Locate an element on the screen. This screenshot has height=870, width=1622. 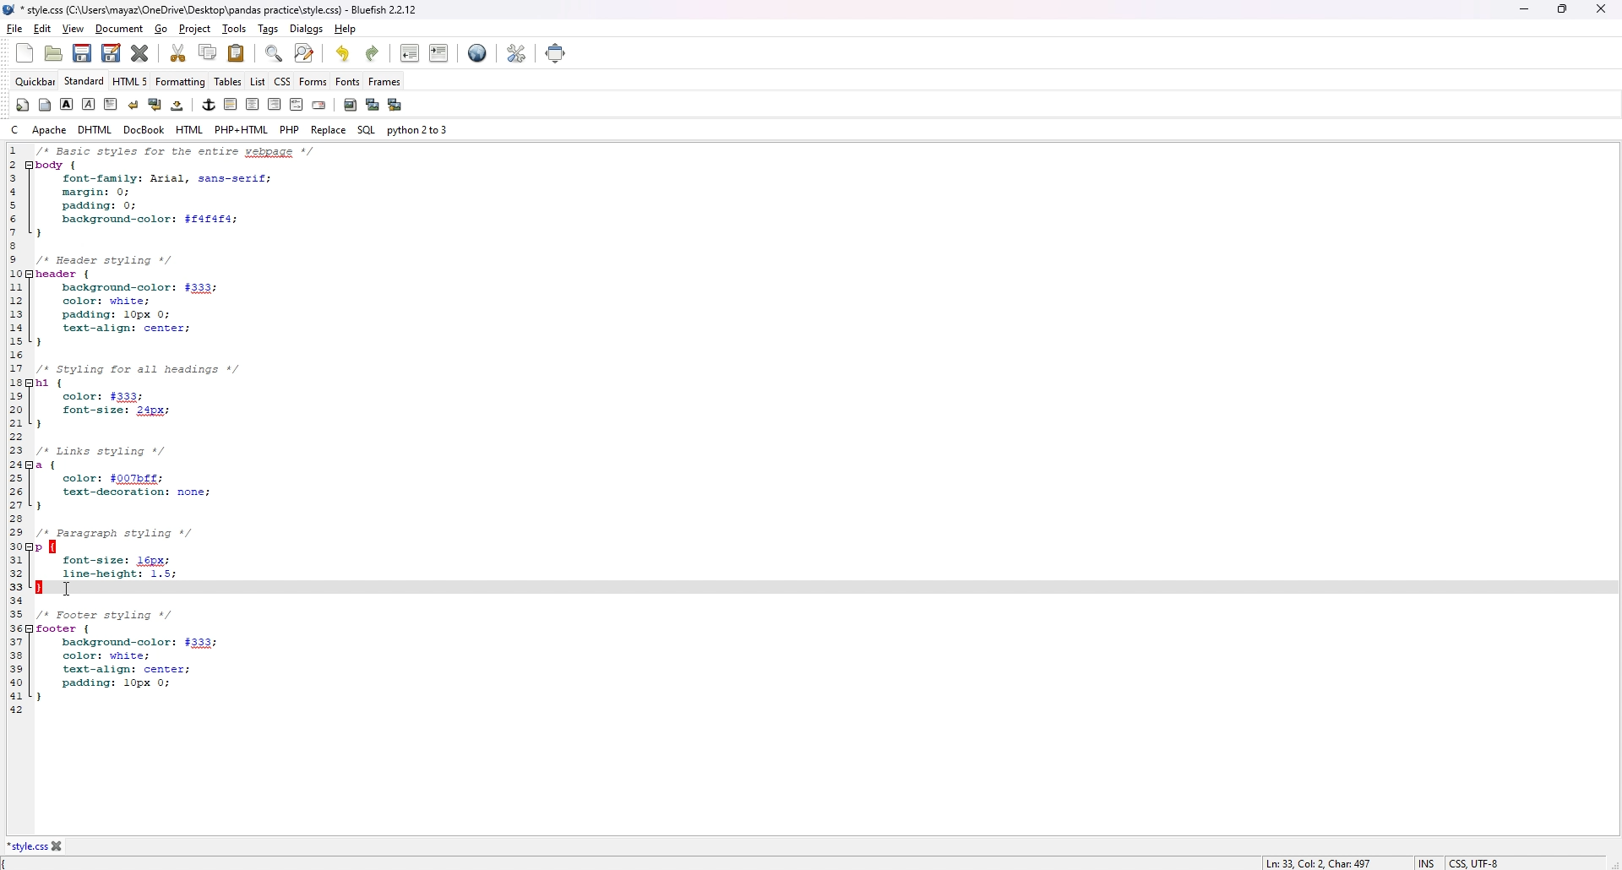
body is located at coordinates (45, 106).